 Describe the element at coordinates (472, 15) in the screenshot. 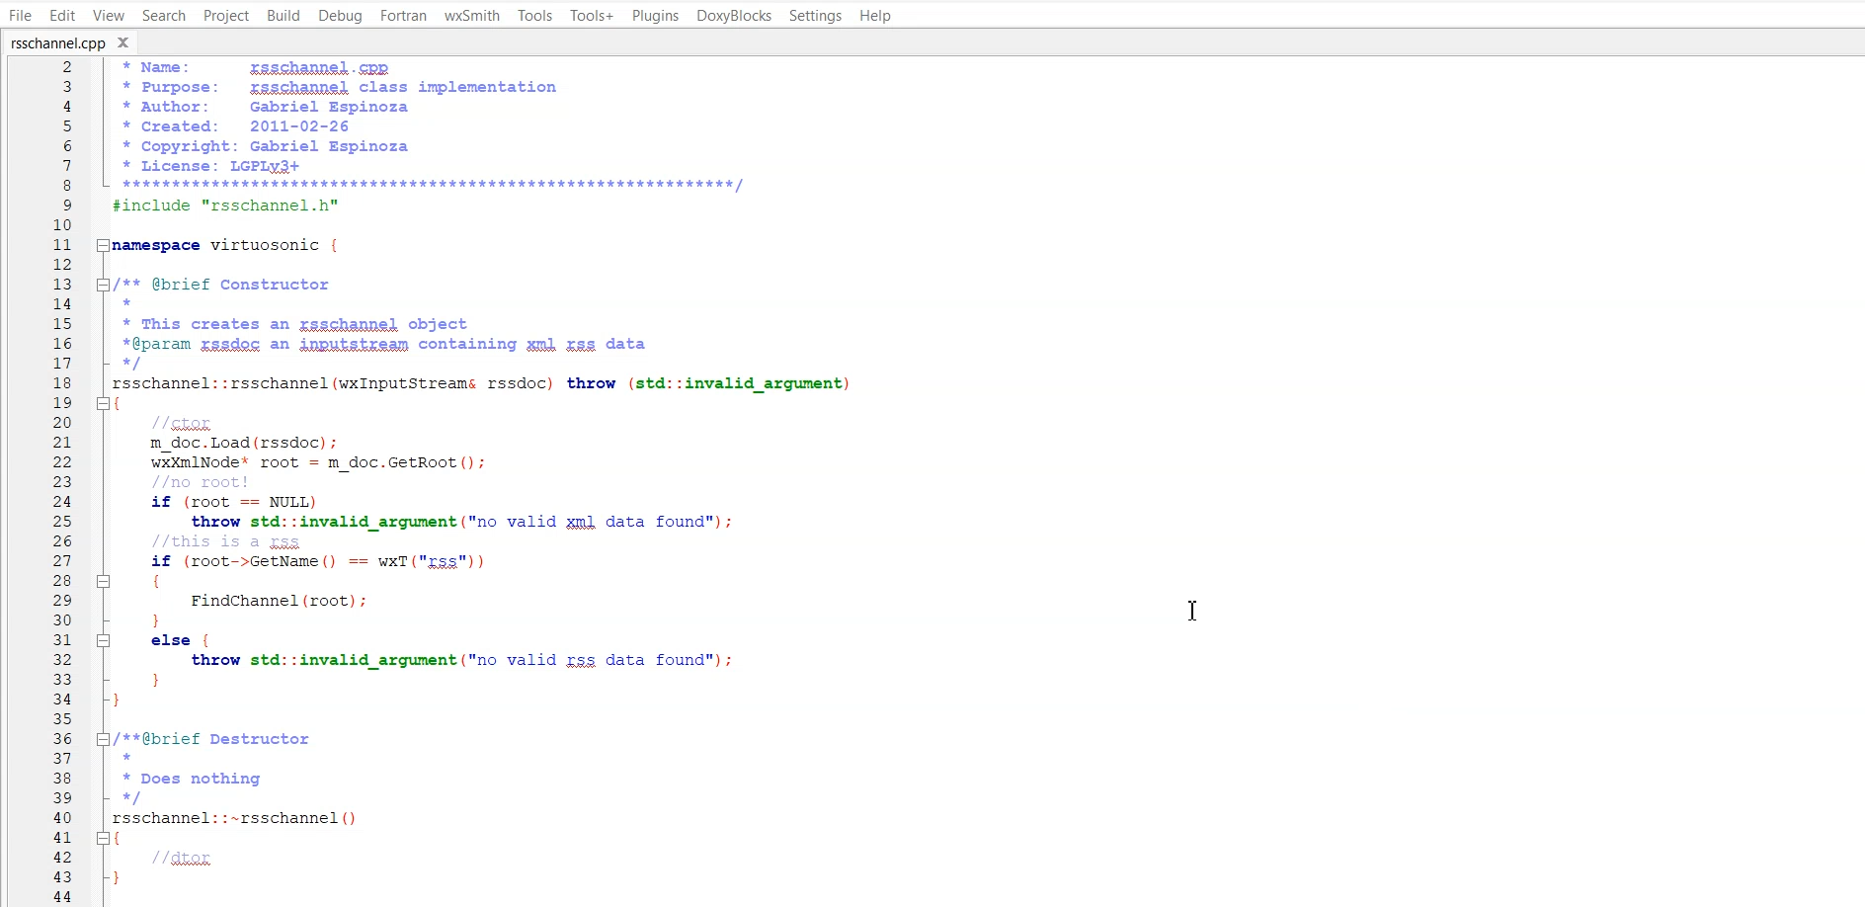

I see `wxSmith` at that location.